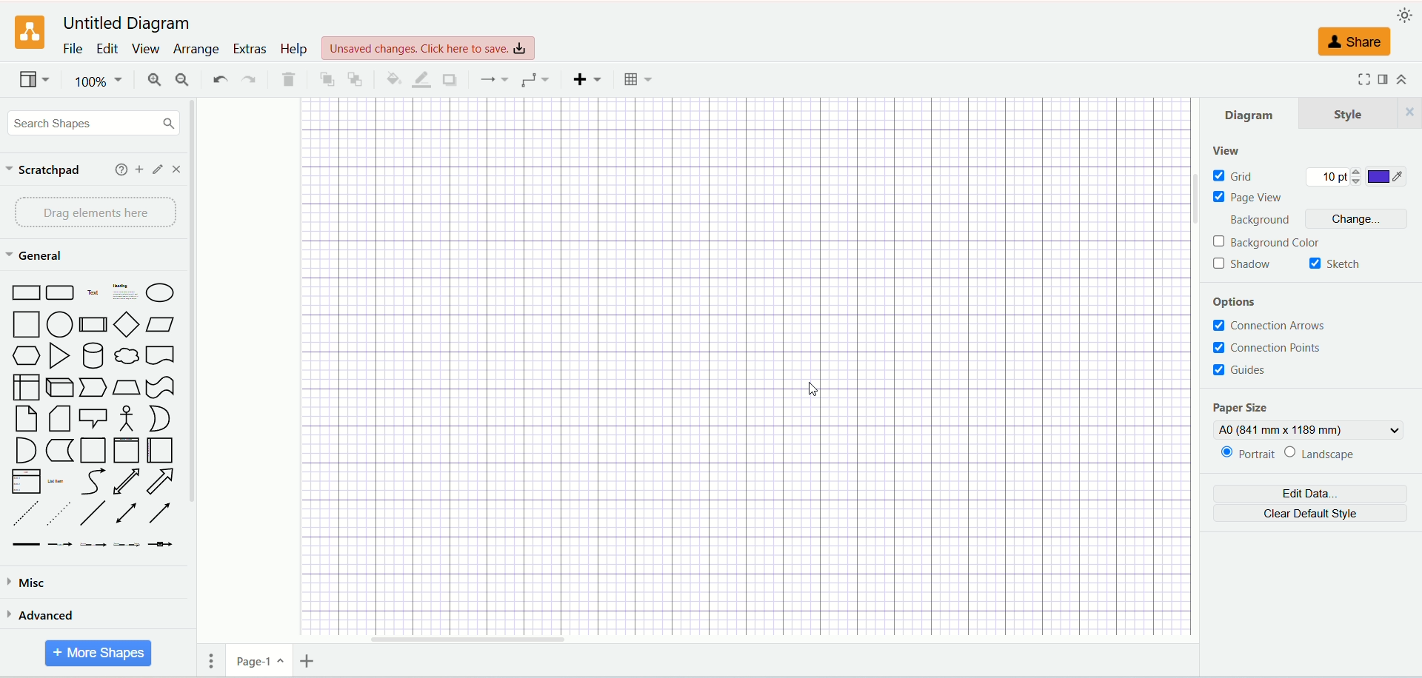  Describe the element at coordinates (1243, 265) in the screenshot. I see `shadow` at that location.